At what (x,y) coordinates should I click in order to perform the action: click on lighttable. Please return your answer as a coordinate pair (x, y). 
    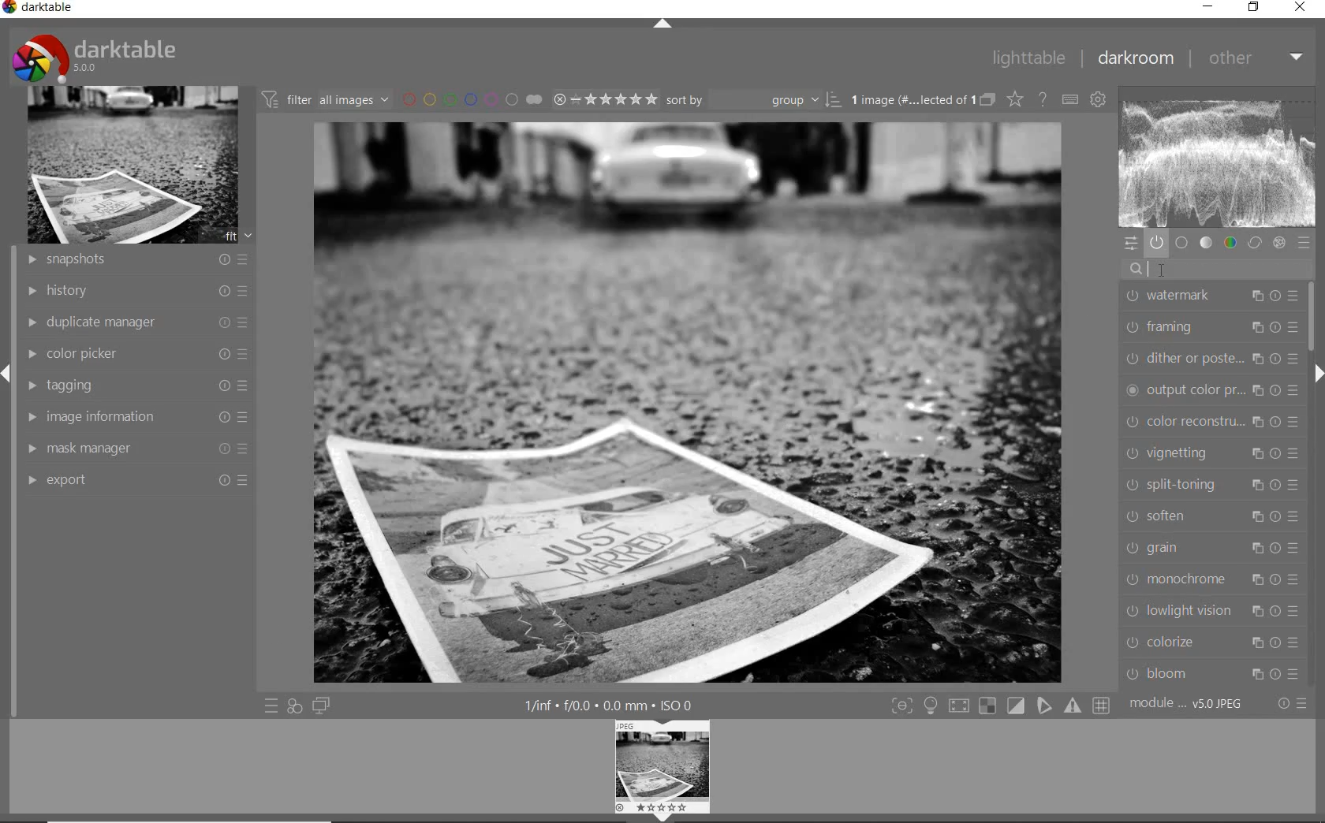
    Looking at the image, I should click on (1029, 58).